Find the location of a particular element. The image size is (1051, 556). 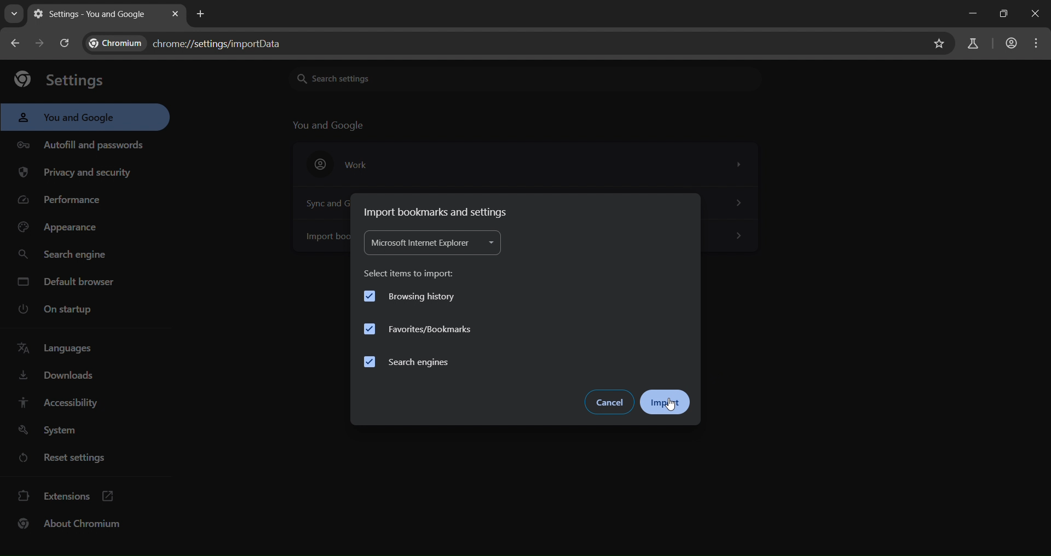

menu is located at coordinates (1041, 42).